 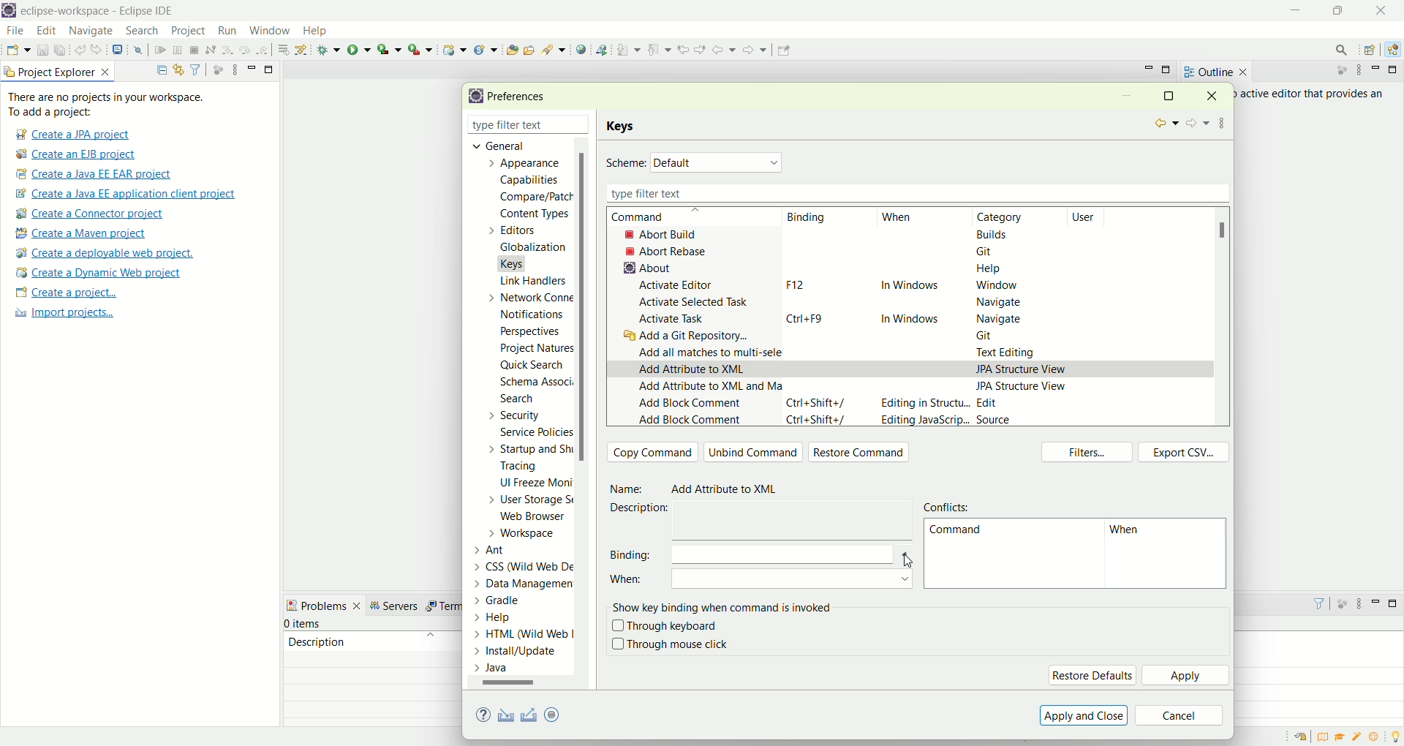 I want to click on problems, so click(x=324, y=604).